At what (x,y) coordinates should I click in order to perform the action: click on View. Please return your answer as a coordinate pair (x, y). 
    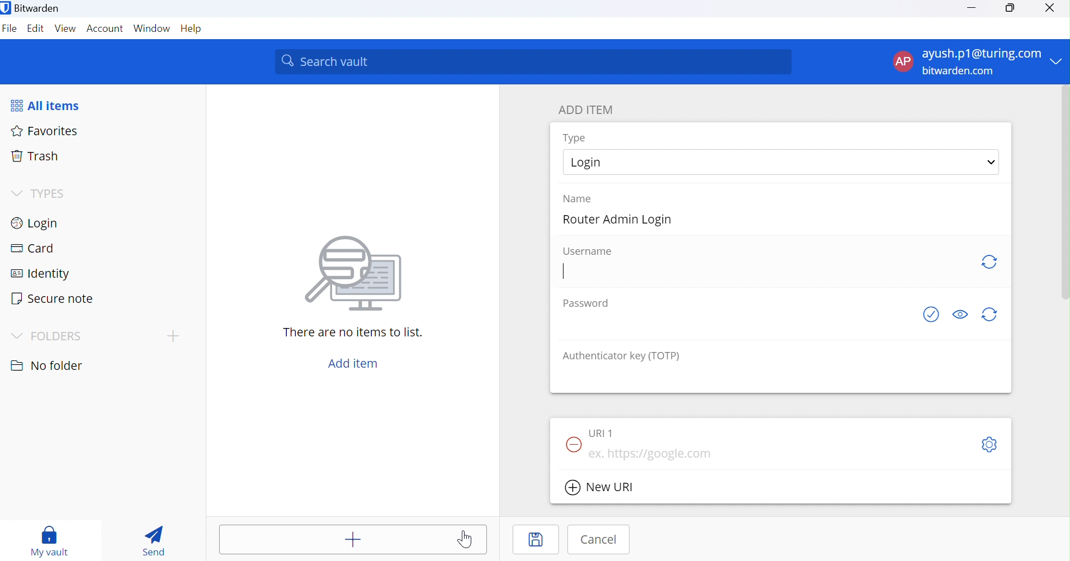
    Looking at the image, I should click on (65, 30).